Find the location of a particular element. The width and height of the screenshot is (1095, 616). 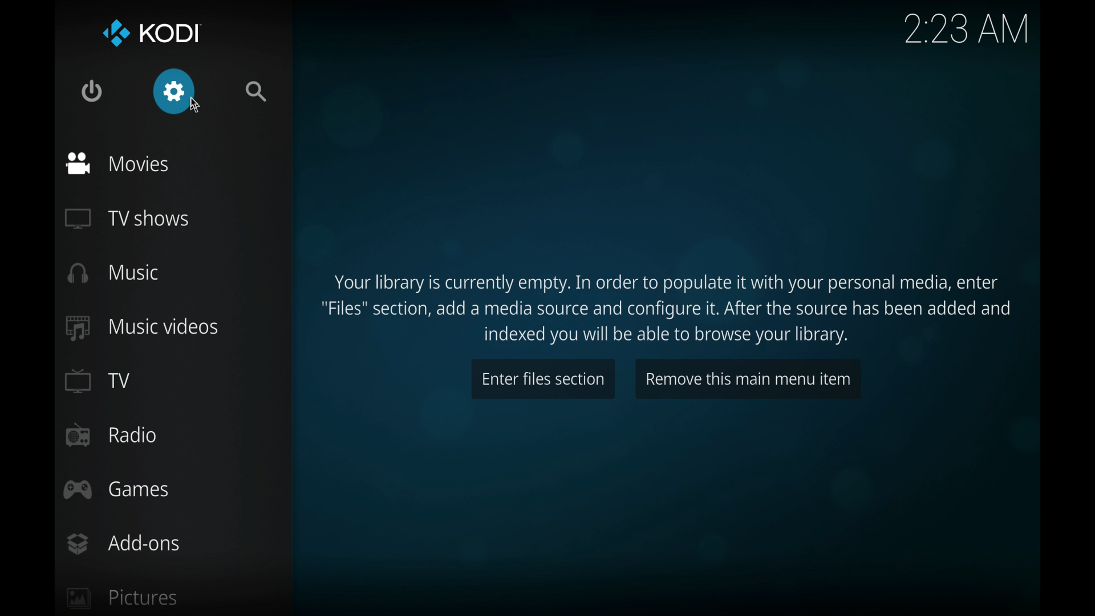

tv is located at coordinates (99, 381).